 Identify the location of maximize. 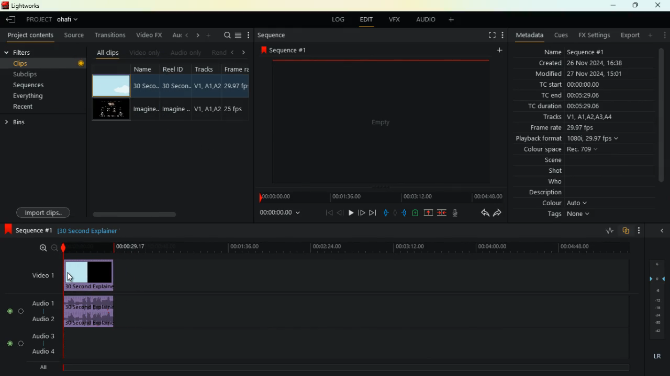
(634, 6).